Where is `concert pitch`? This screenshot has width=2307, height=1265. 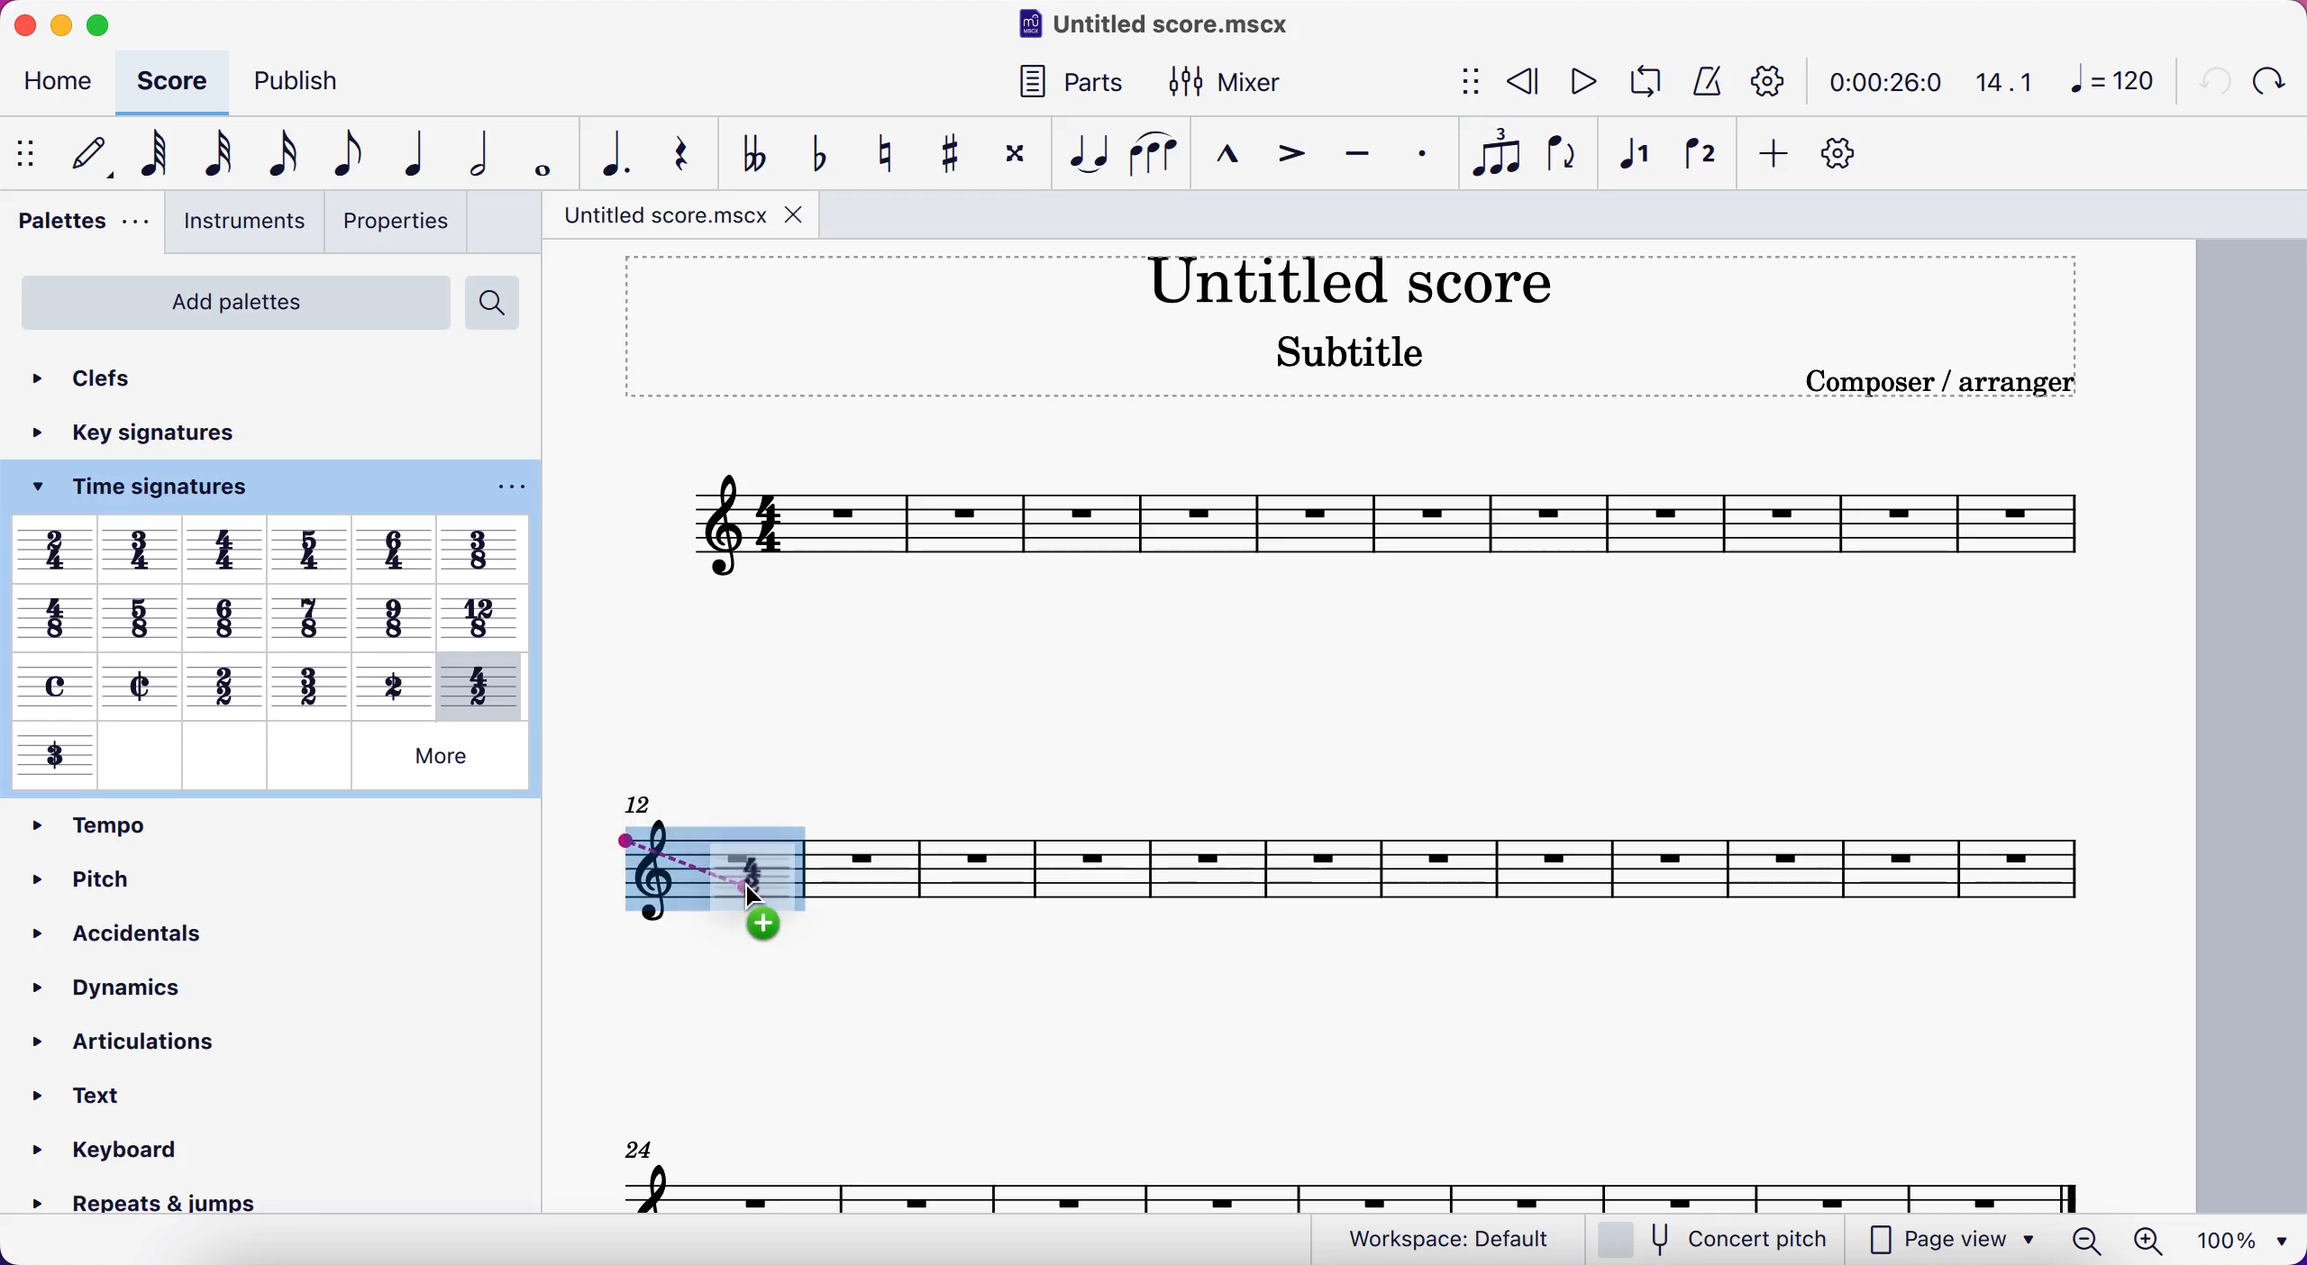
concert pitch is located at coordinates (1711, 1238).